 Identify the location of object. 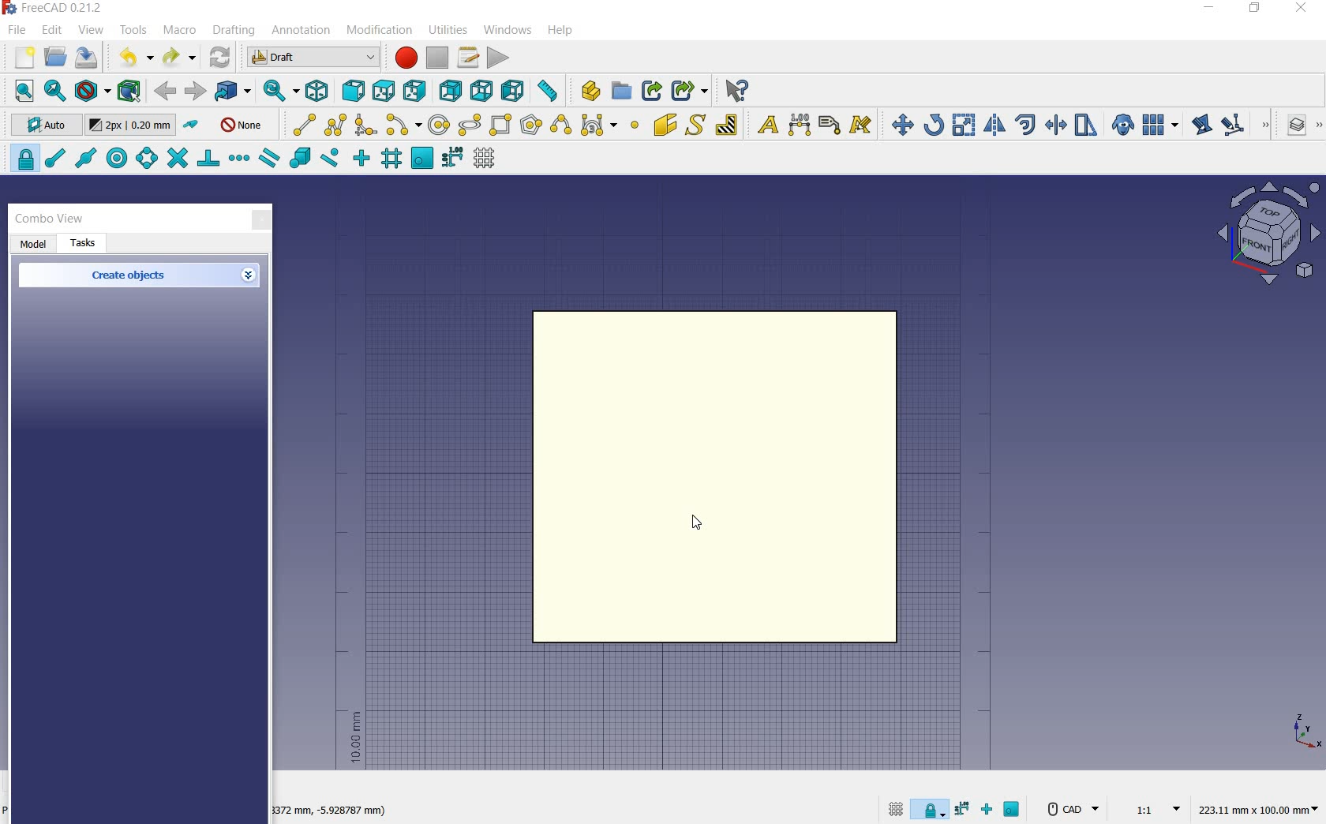
(721, 478).